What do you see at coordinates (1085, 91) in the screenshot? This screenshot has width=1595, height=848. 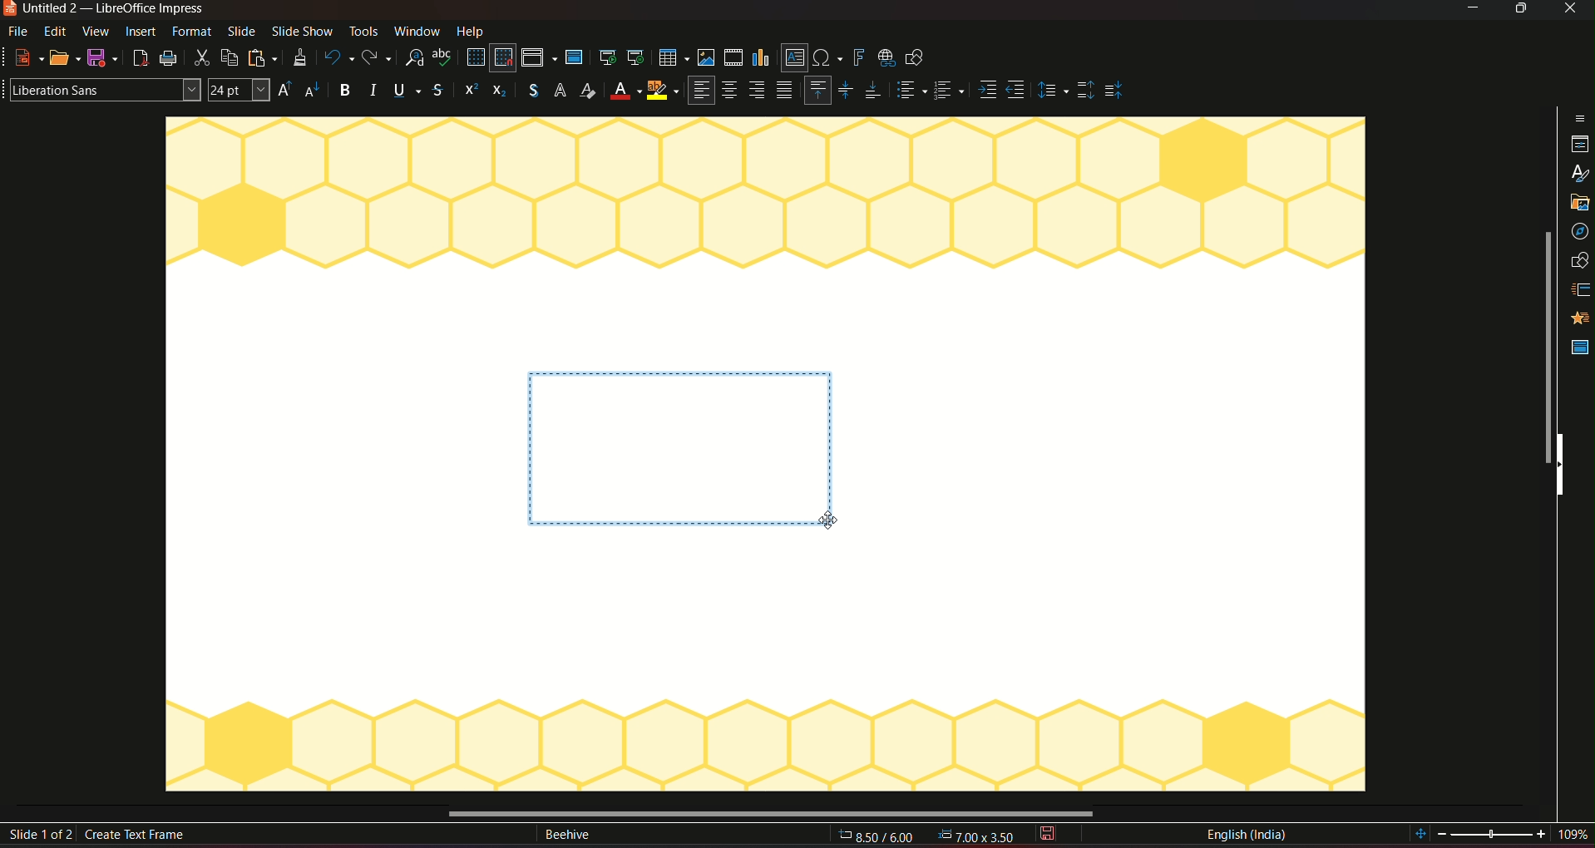 I see `Top spacing` at bounding box center [1085, 91].